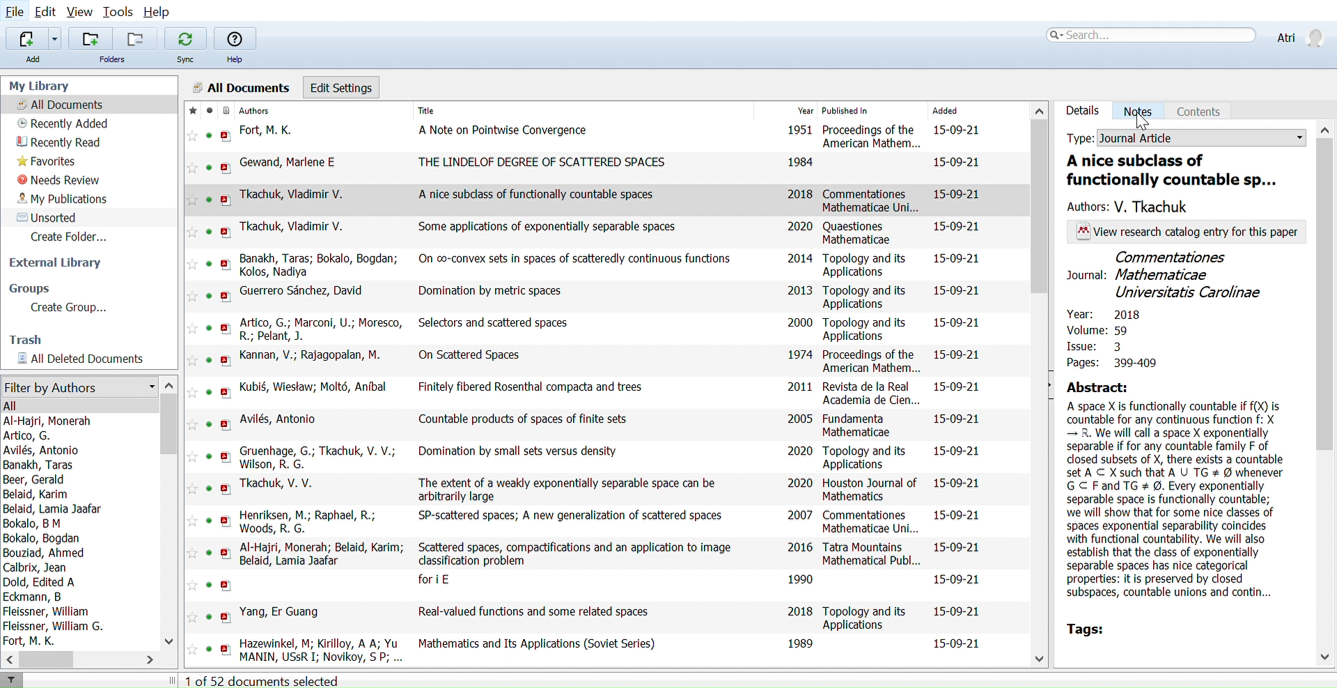 This screenshot has height=688, width=1337. I want to click on Avilés, Antonio, so click(278, 418).